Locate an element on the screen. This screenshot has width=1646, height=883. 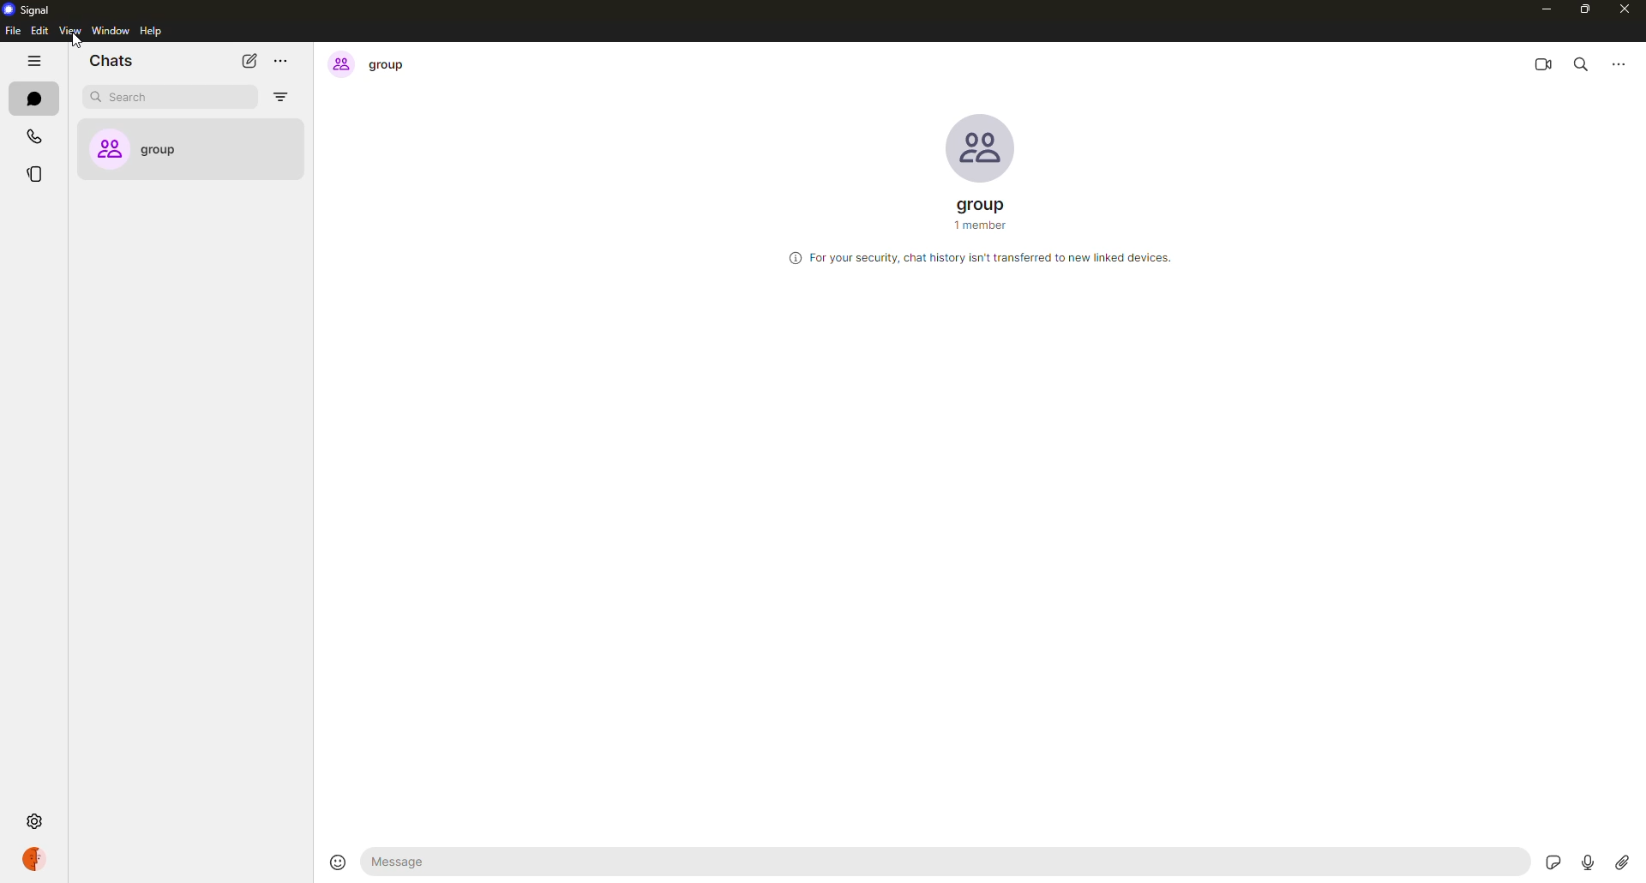
minimize is located at coordinates (1544, 9).